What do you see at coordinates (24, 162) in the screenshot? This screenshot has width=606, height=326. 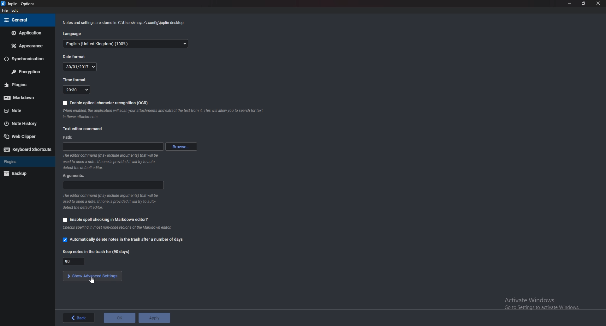 I see `Plugins` at bounding box center [24, 162].